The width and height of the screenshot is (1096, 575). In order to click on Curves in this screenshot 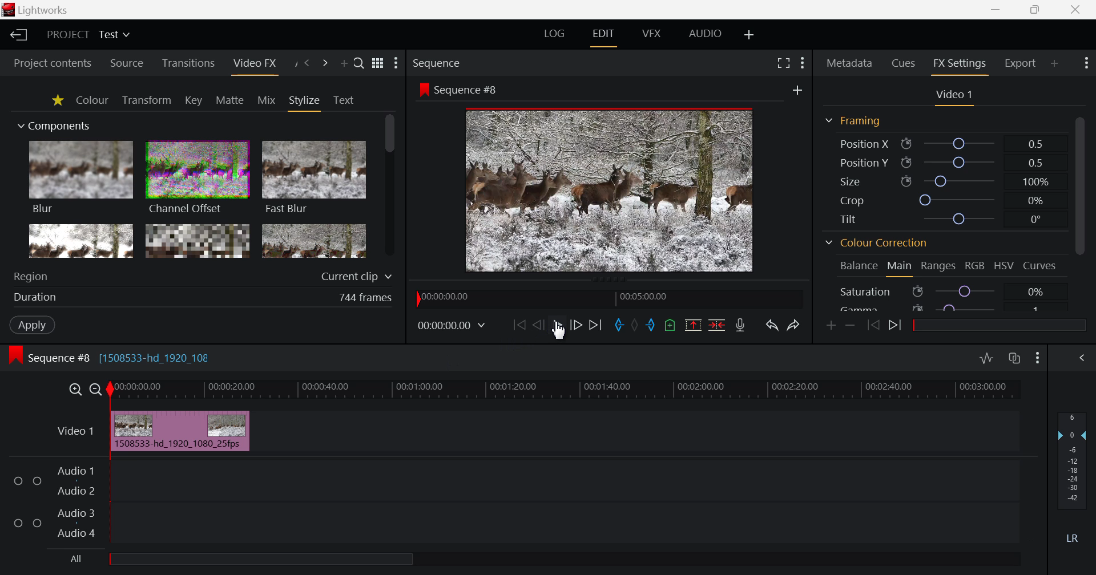, I will do `click(1041, 265)`.